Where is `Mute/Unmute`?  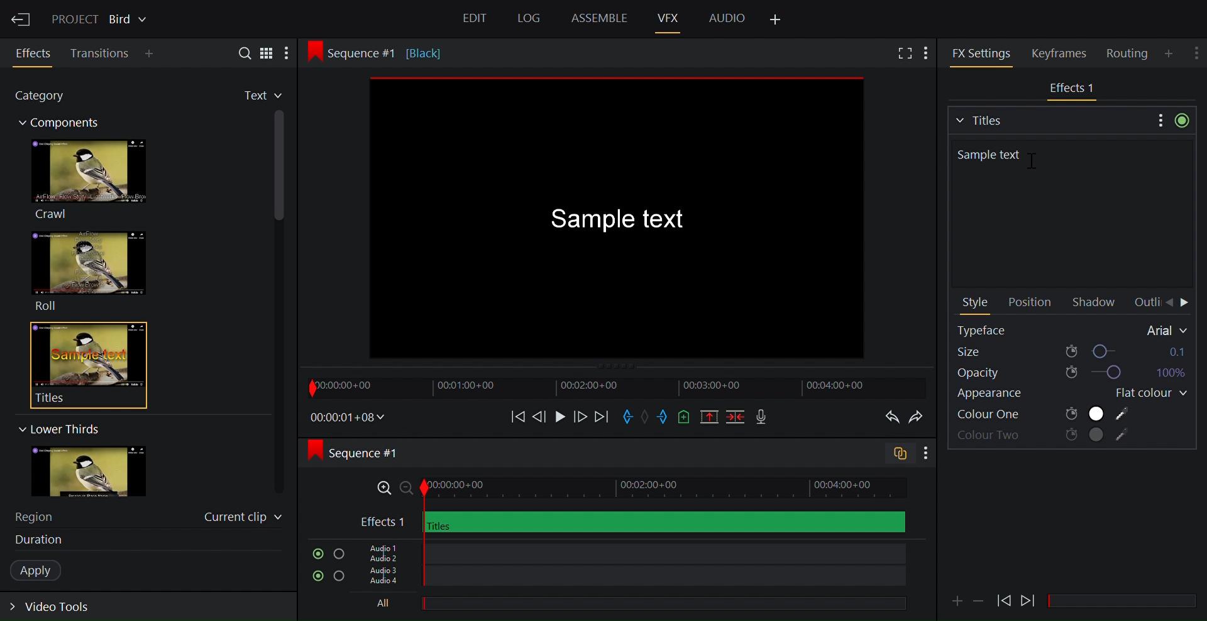
Mute/Unmute is located at coordinates (315, 576).